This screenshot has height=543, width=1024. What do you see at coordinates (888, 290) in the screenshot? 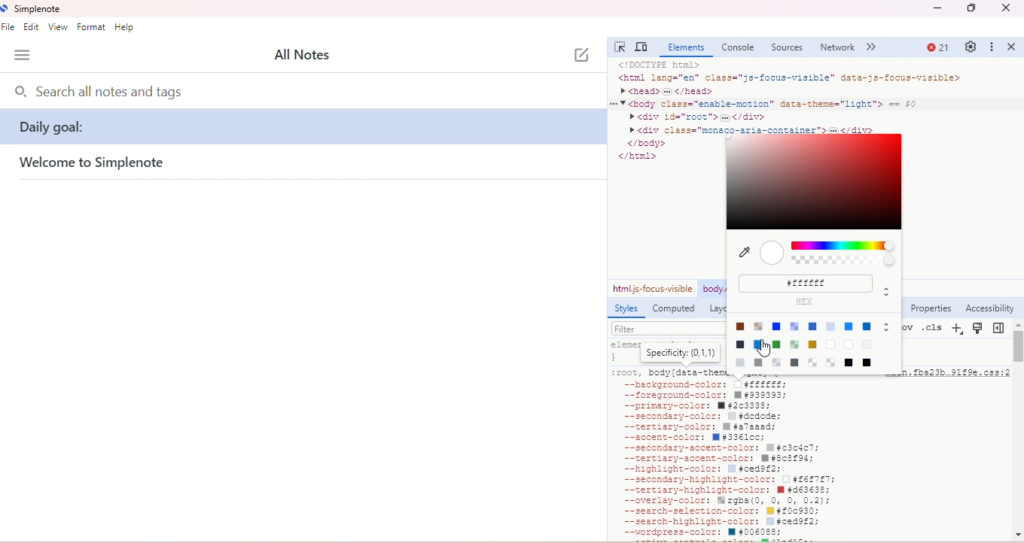
I see `move up/down` at bounding box center [888, 290].